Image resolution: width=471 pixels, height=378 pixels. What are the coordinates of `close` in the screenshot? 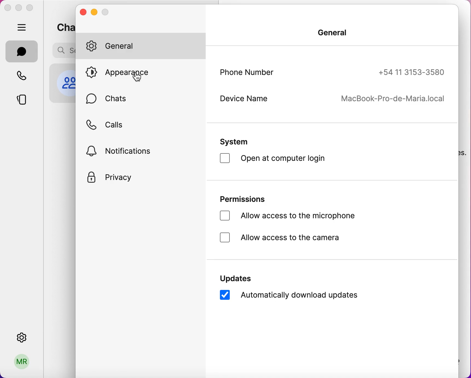 It's located at (82, 12).